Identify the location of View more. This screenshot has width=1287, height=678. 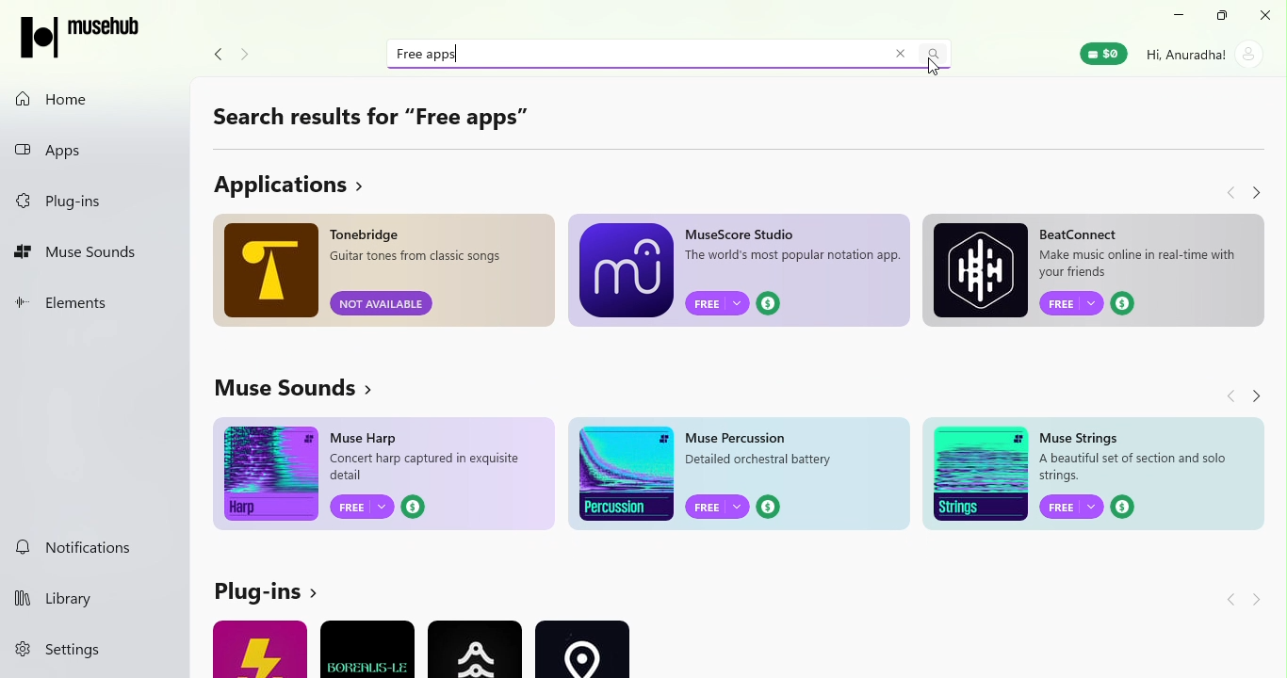
(296, 185).